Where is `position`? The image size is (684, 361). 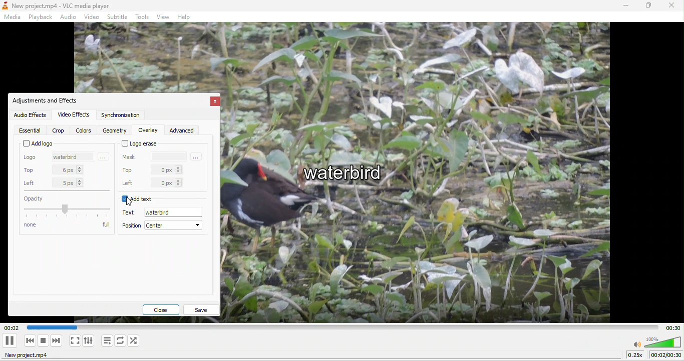
position is located at coordinates (132, 225).